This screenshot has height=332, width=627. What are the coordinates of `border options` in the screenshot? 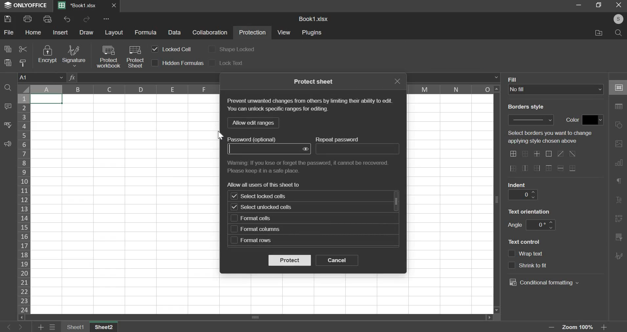 It's located at (513, 169).